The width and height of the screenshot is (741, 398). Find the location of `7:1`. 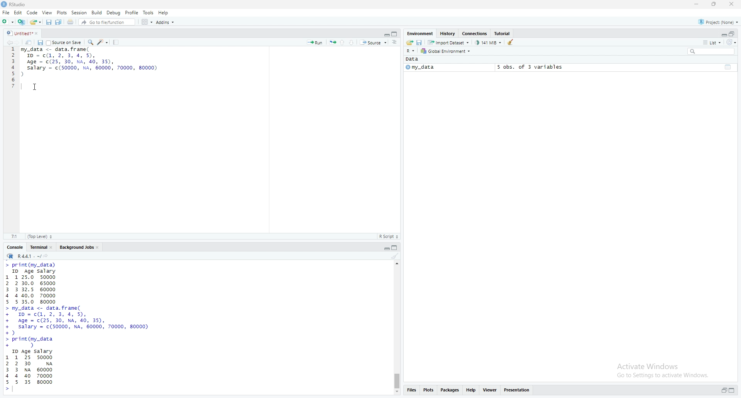

7:1 is located at coordinates (14, 236).